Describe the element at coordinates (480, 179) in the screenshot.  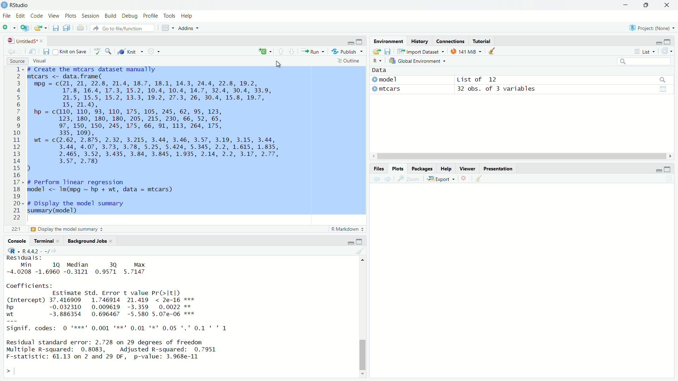
I see `clear all plots` at that location.